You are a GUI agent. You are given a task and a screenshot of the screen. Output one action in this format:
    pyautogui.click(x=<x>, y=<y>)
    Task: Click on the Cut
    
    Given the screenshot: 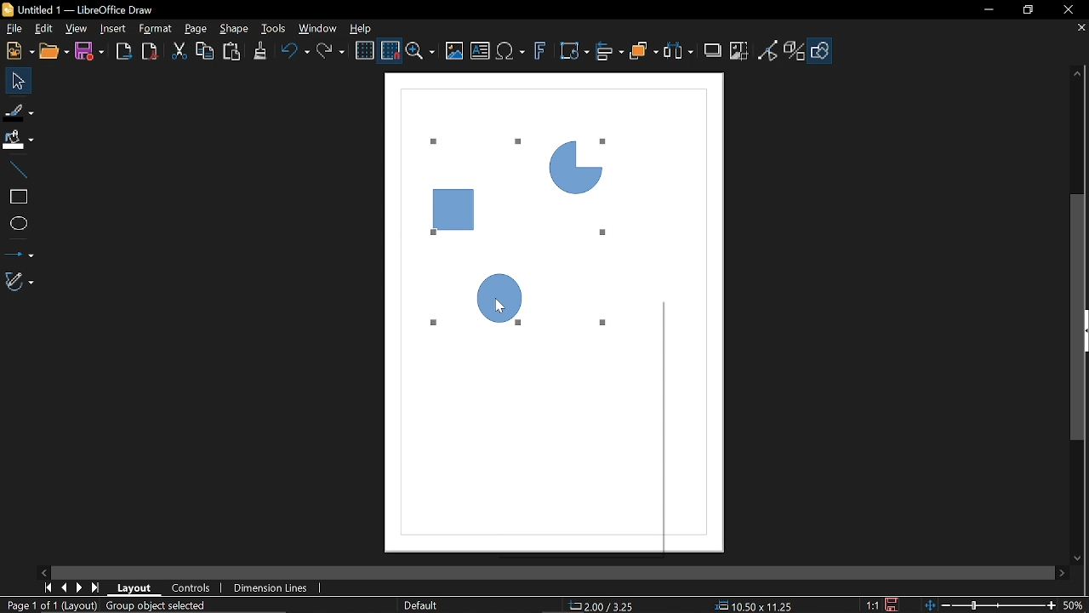 What is the action you would take?
    pyautogui.click(x=179, y=51)
    